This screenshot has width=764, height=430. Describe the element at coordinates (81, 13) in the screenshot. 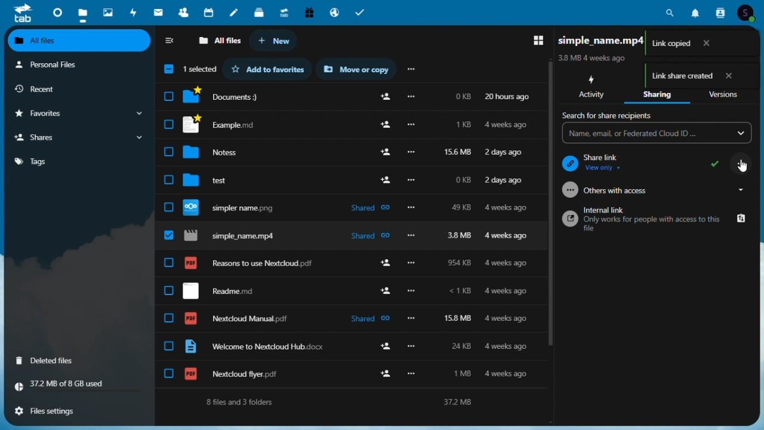

I see `Files` at that location.